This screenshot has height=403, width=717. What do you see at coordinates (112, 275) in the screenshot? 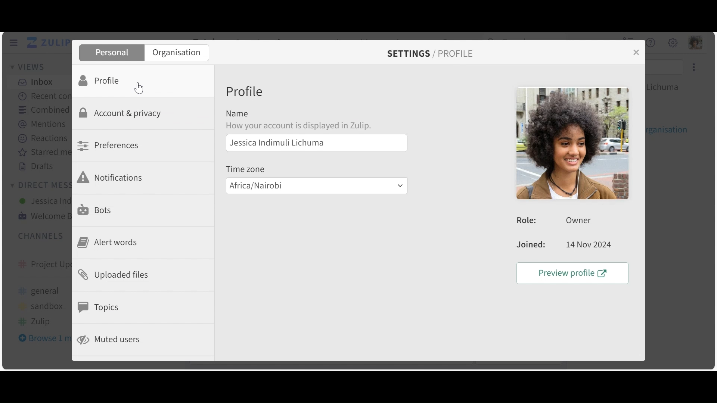
I see `Upload files` at bounding box center [112, 275].